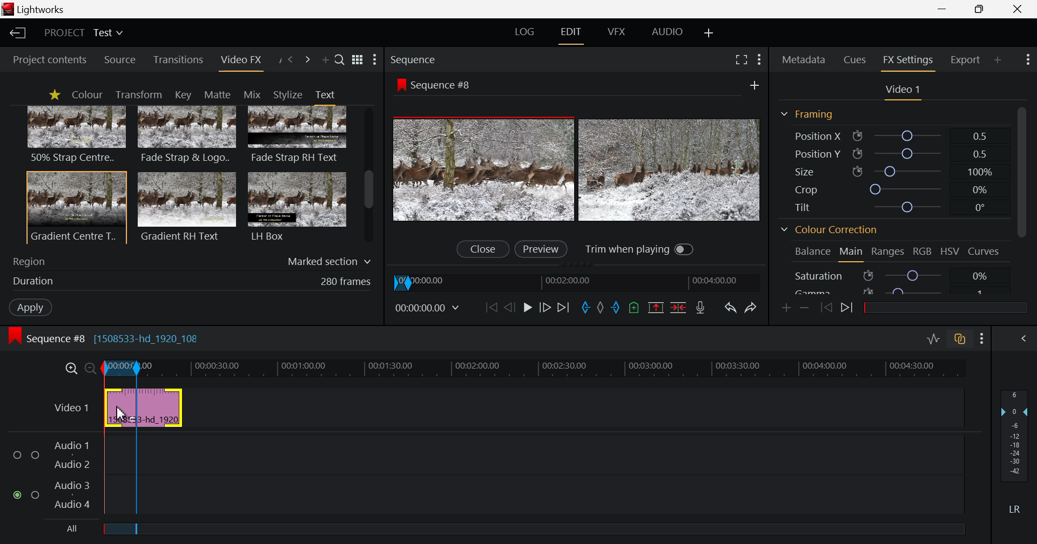 The height and width of the screenshot is (544, 1037). I want to click on MOUSE_UP Cursor Position, so click(120, 413).